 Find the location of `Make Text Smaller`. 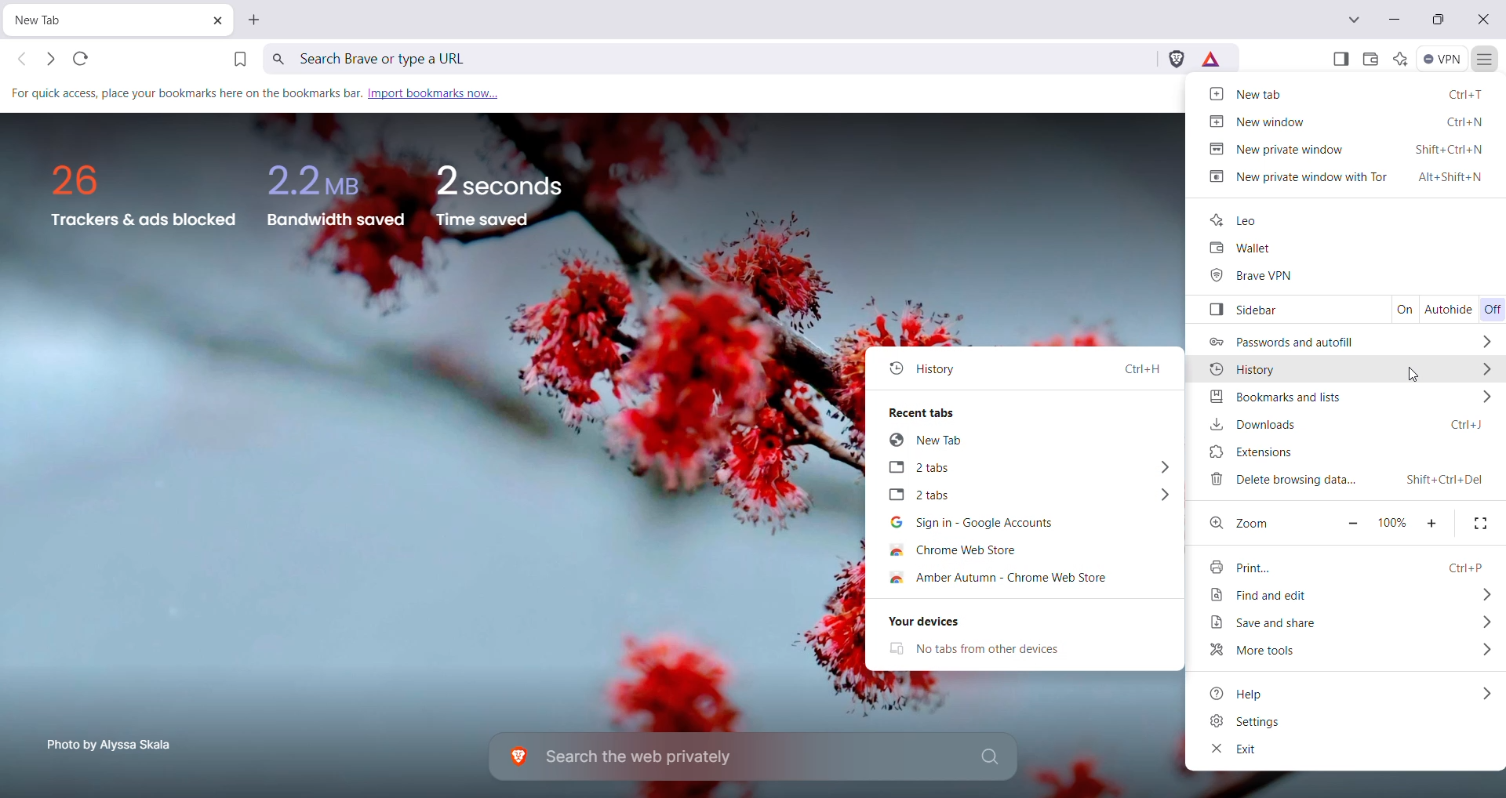

Make Text Smaller is located at coordinates (1352, 521).